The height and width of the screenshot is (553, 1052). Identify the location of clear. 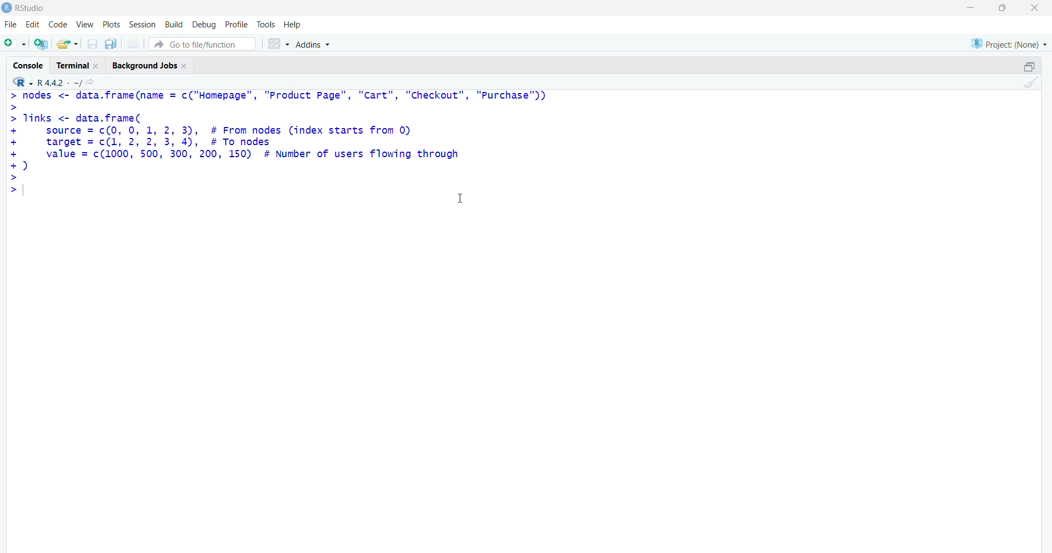
(1034, 84).